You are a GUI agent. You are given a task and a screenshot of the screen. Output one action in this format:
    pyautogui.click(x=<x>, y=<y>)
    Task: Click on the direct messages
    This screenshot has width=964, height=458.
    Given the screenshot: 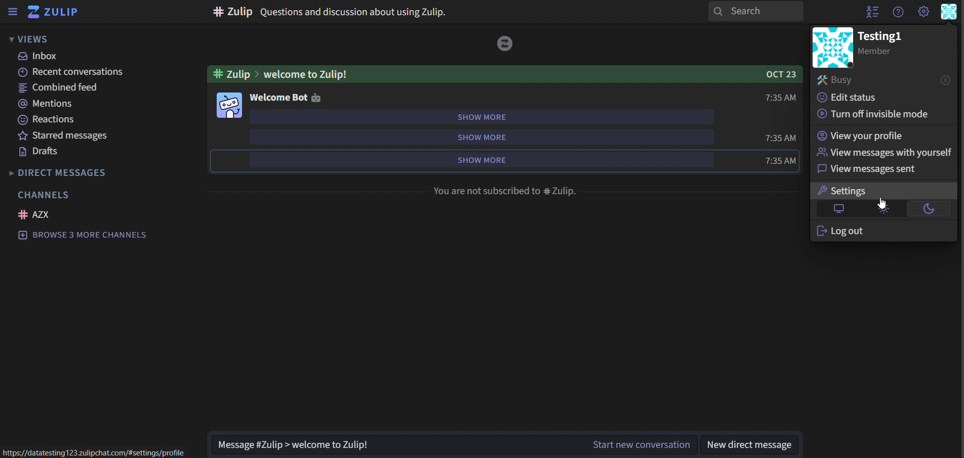 What is the action you would take?
    pyautogui.click(x=72, y=172)
    